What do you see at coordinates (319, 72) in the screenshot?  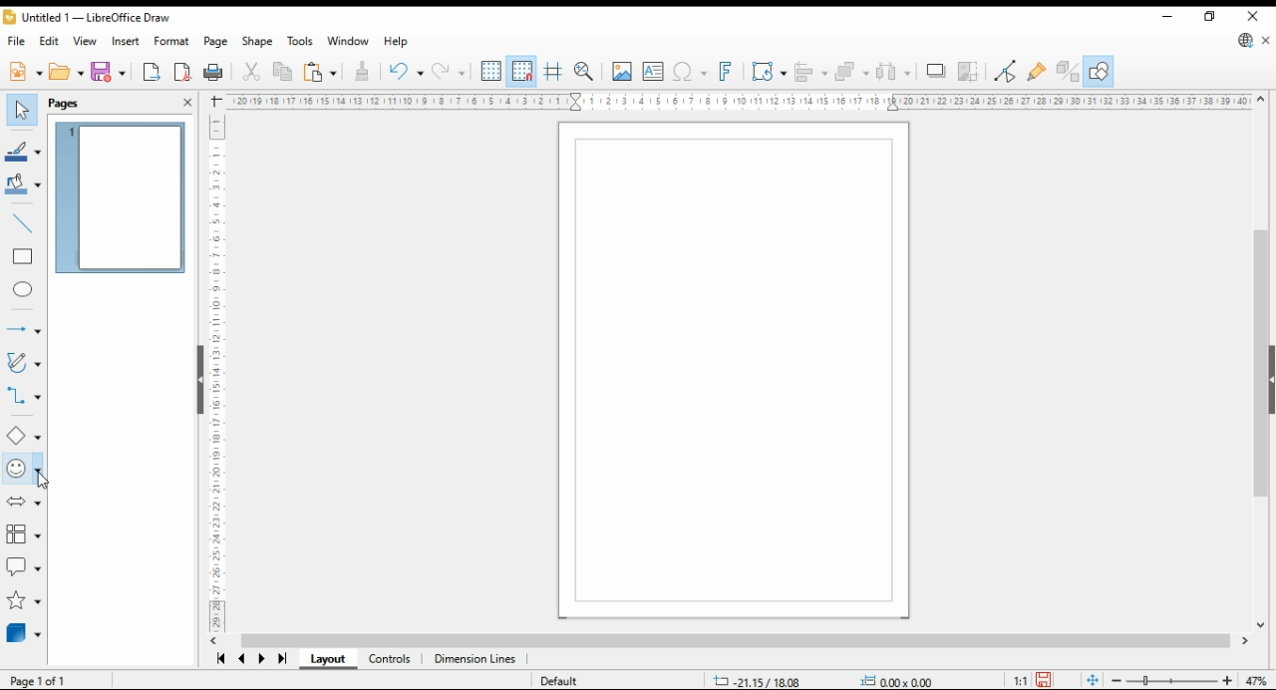 I see `paste` at bounding box center [319, 72].